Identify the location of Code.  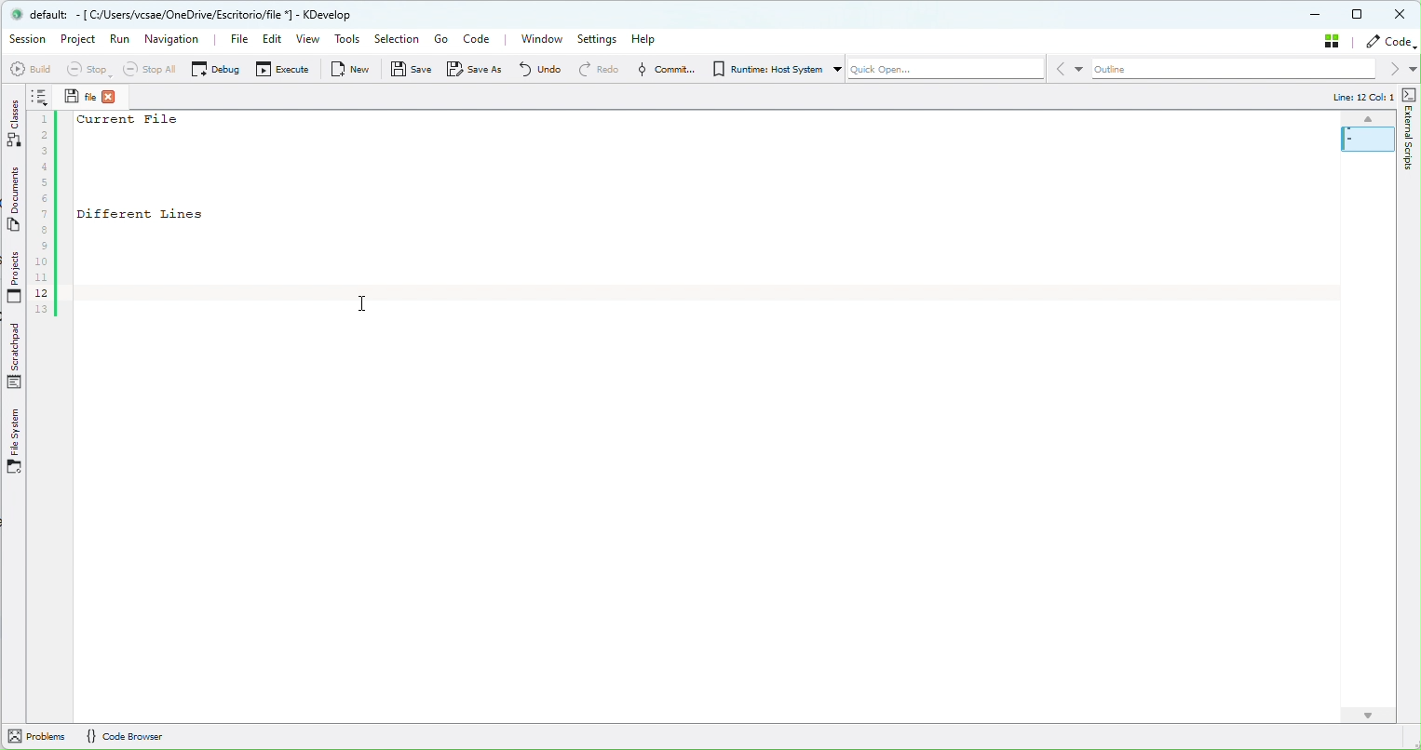
(482, 38).